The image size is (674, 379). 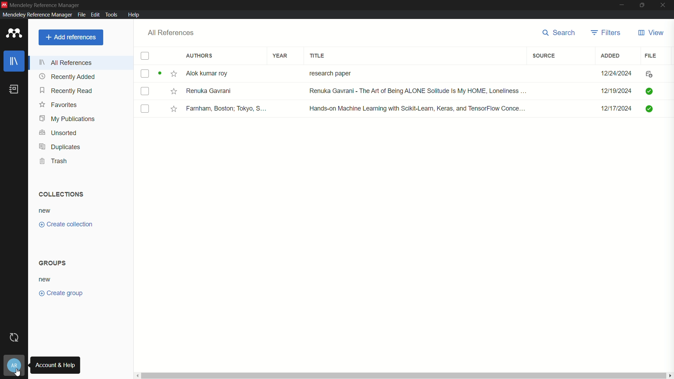 I want to click on account and help pop up, so click(x=55, y=365).